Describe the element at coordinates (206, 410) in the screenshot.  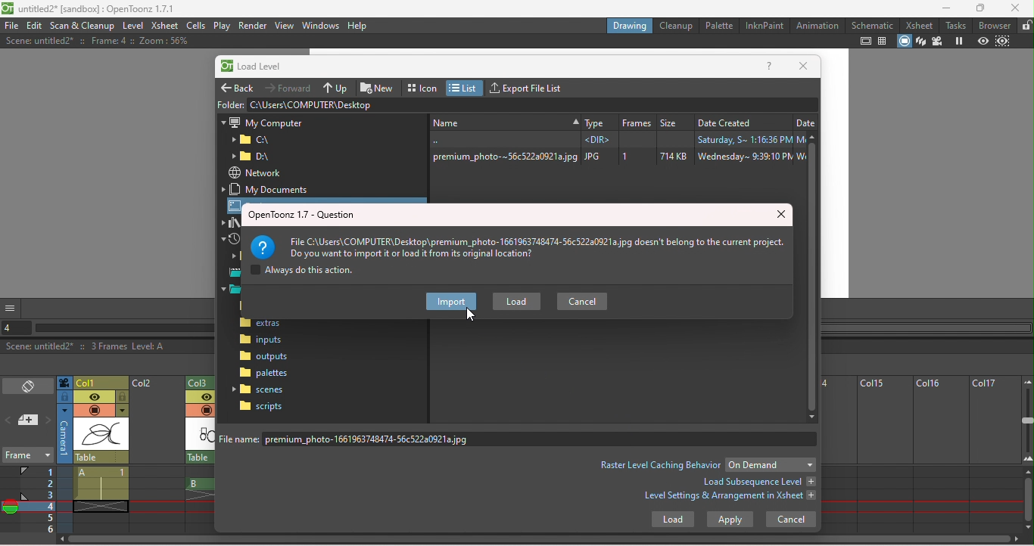
I see `camera stand visibility toggle` at that location.